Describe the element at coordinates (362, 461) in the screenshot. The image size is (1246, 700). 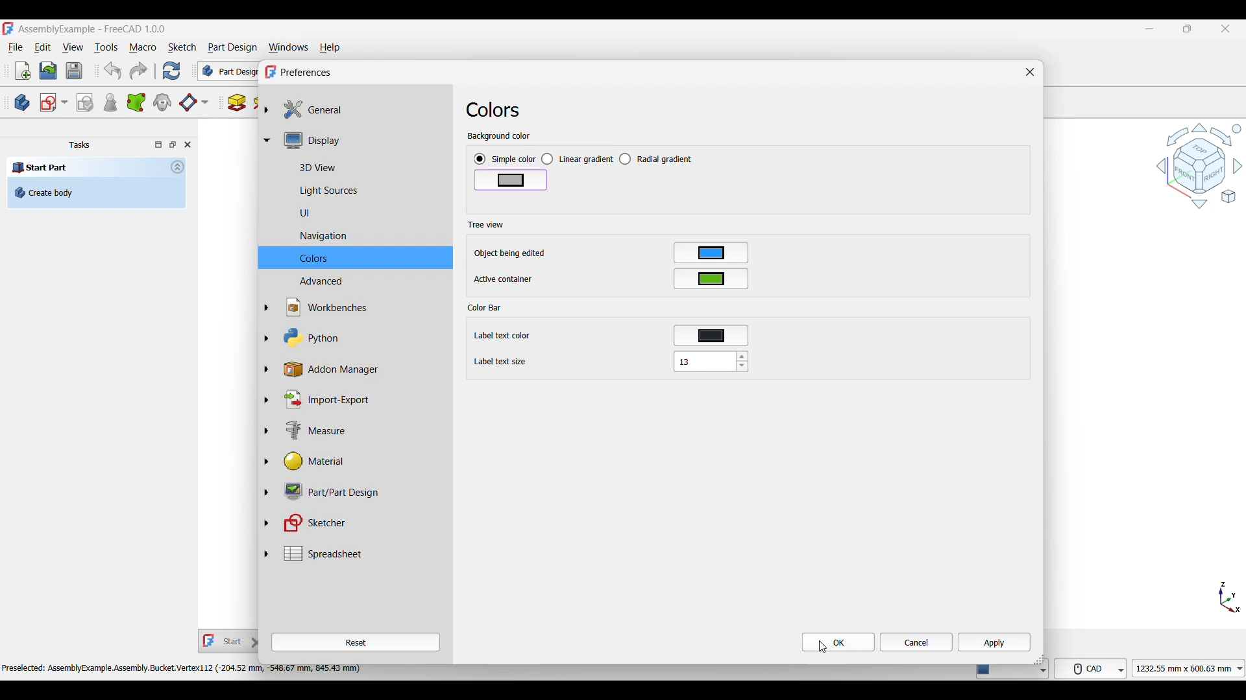
I see `Material` at that location.